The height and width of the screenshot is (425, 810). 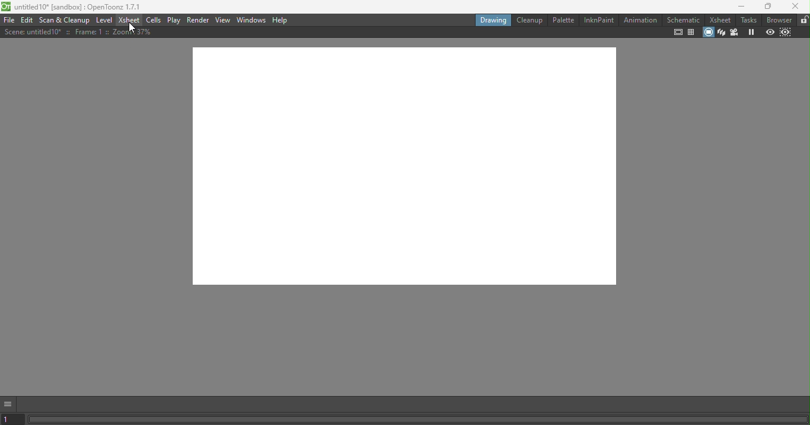 What do you see at coordinates (529, 20) in the screenshot?
I see `Cleanup` at bounding box center [529, 20].